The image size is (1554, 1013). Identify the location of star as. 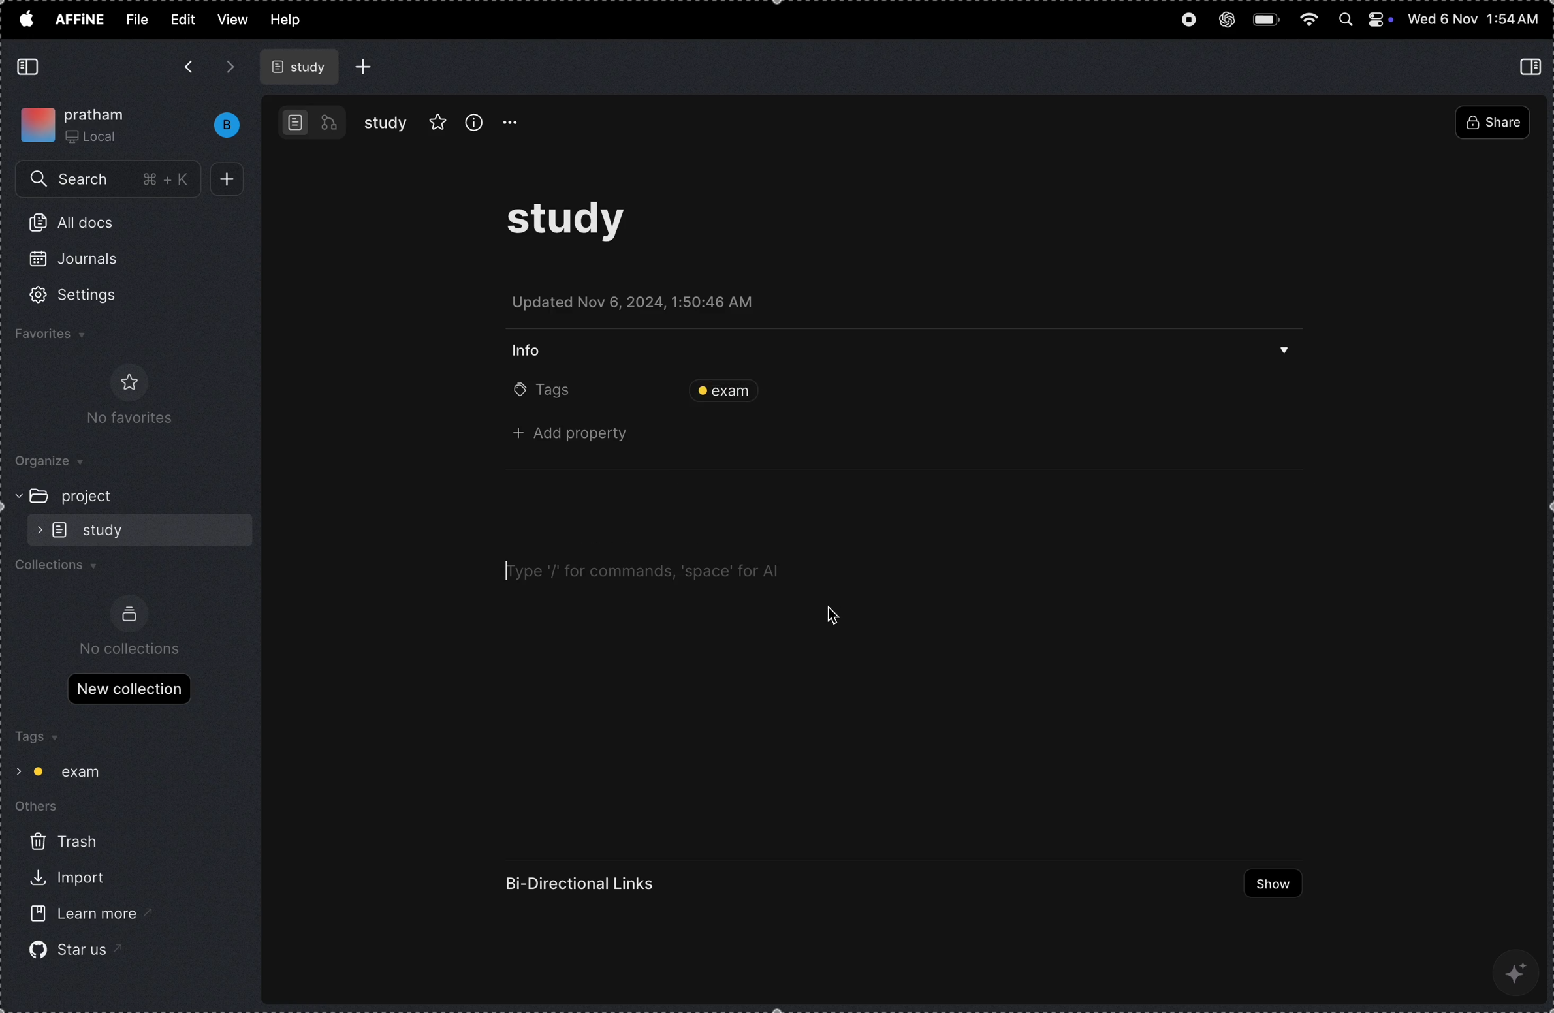
(68, 949).